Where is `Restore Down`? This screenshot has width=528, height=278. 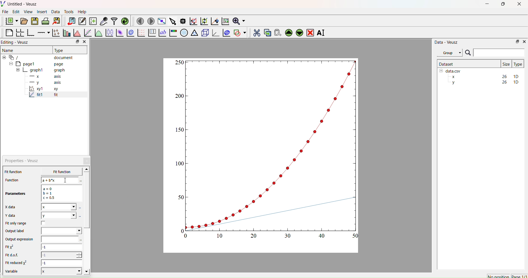 Restore Down is located at coordinates (516, 41).